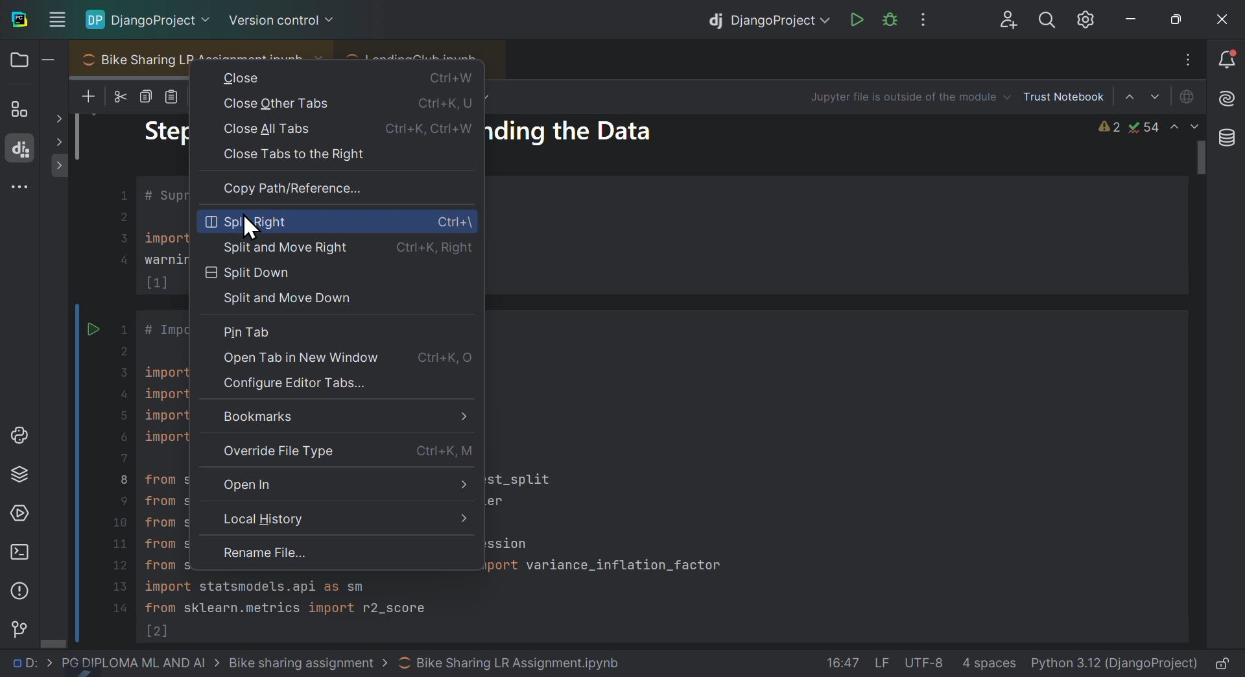  Describe the element at coordinates (174, 97) in the screenshot. I see `paste` at that location.